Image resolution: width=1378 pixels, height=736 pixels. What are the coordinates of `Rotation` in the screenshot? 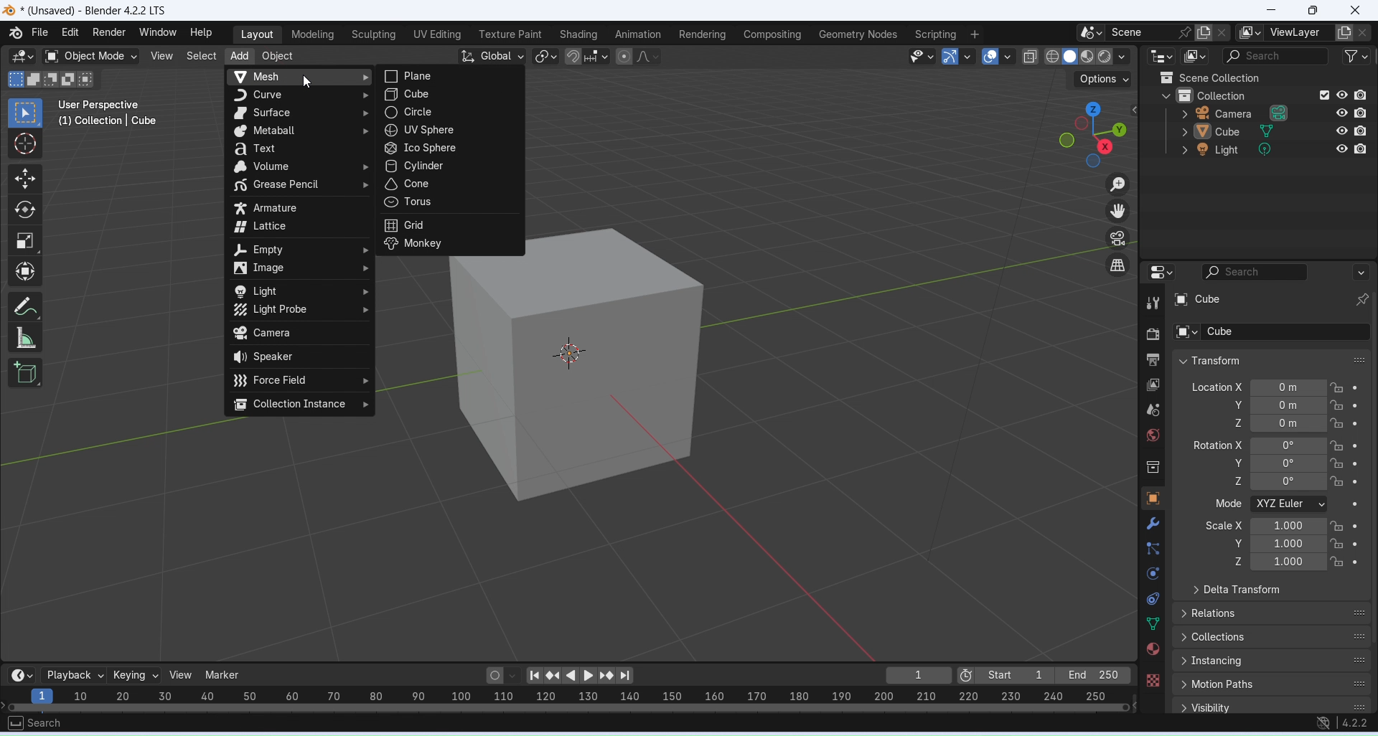 It's located at (1305, 445).